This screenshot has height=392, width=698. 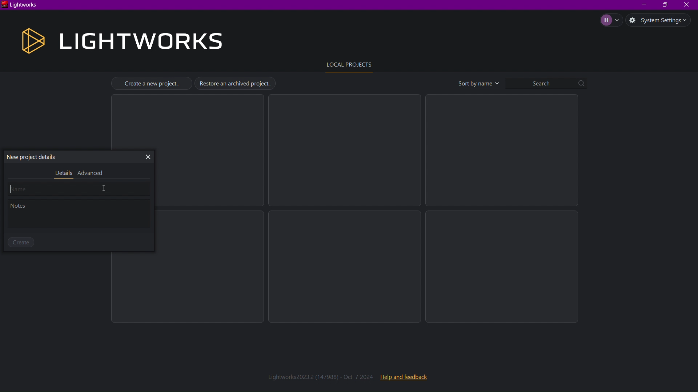 What do you see at coordinates (63, 173) in the screenshot?
I see `Details` at bounding box center [63, 173].